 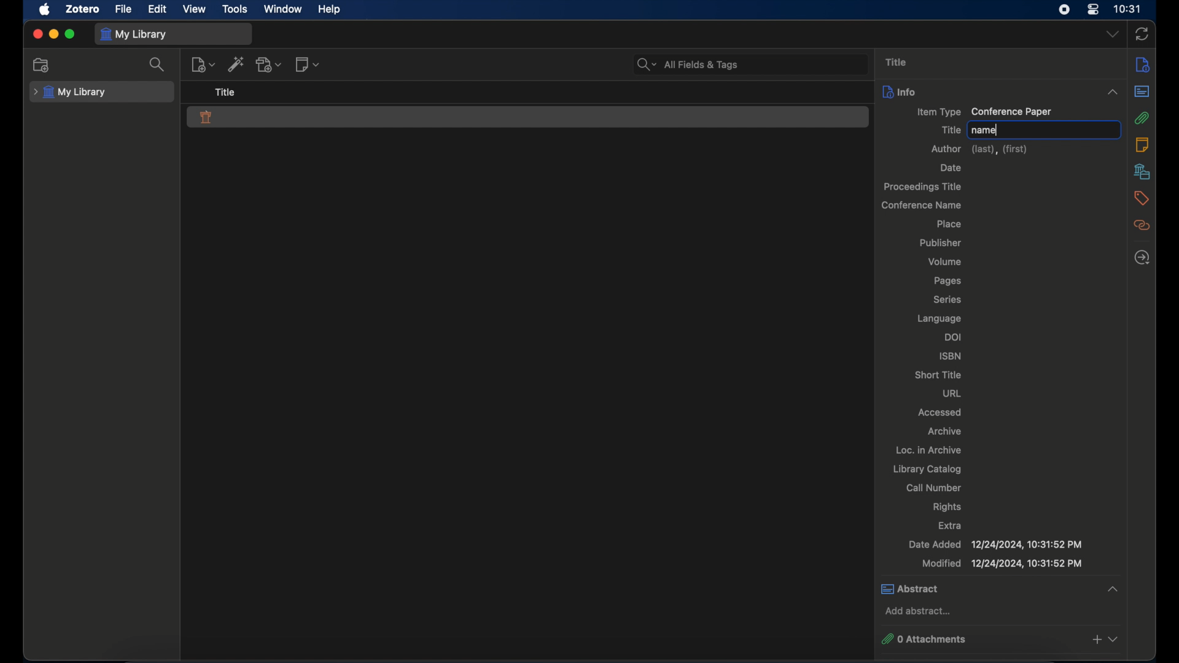 What do you see at coordinates (269, 64) in the screenshot?
I see `add attachment` at bounding box center [269, 64].